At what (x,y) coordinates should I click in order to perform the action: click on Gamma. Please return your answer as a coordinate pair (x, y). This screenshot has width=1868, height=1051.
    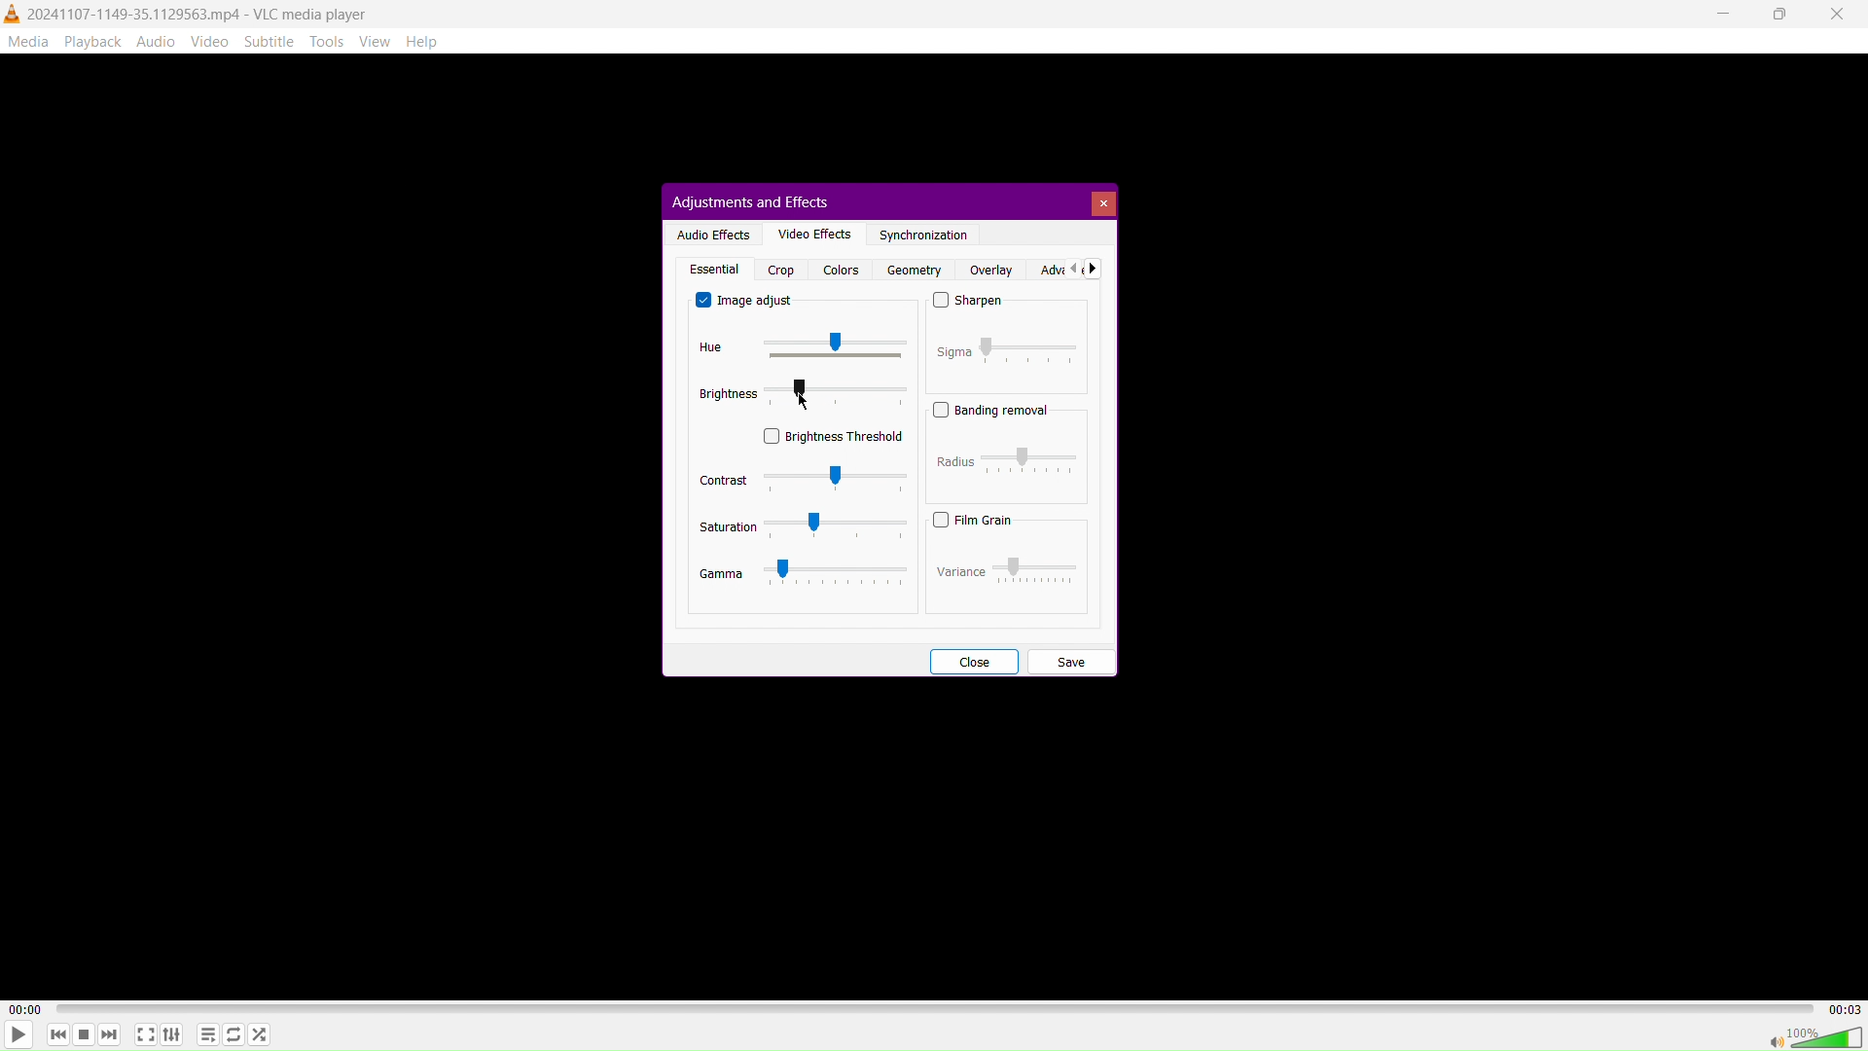
    Looking at the image, I should click on (805, 573).